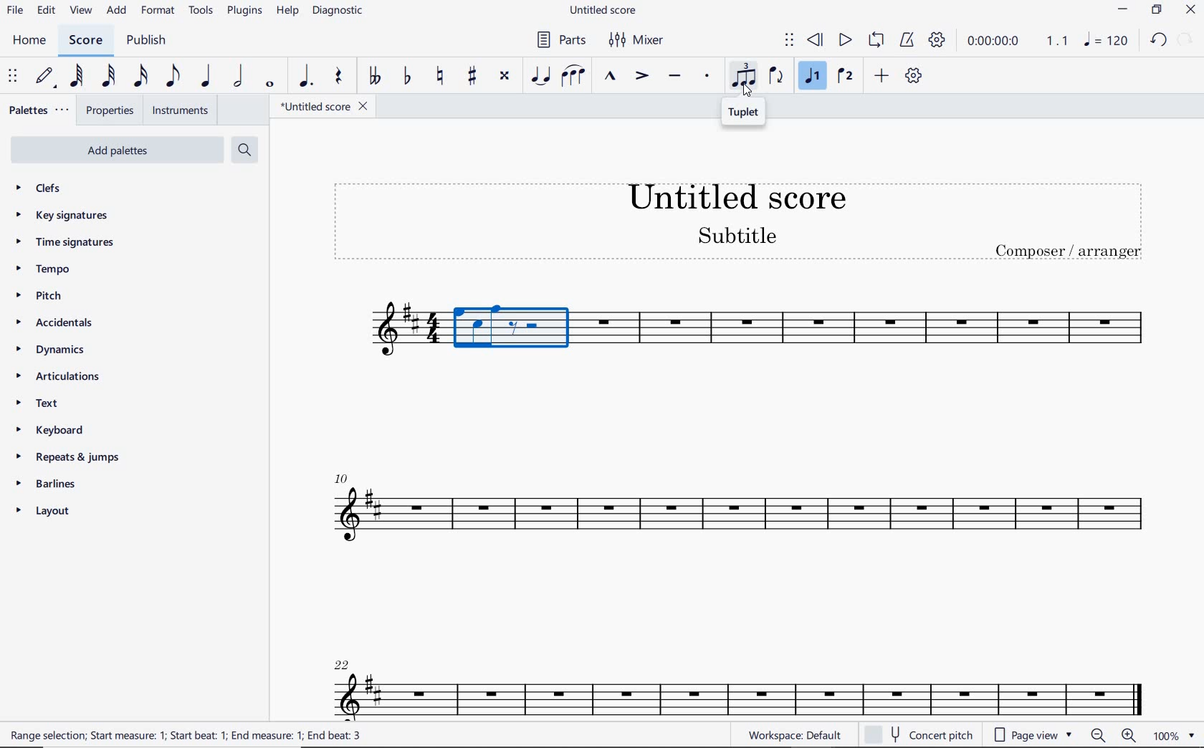 The height and width of the screenshot is (748, 1204). Describe the element at coordinates (204, 77) in the screenshot. I see `QUARTER NOTE` at that location.